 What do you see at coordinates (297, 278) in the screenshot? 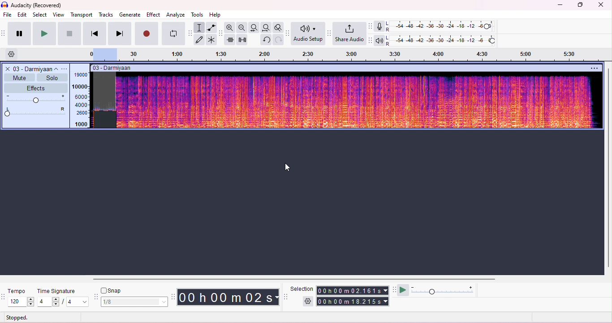
I see `horizontal scroll bar` at bounding box center [297, 278].